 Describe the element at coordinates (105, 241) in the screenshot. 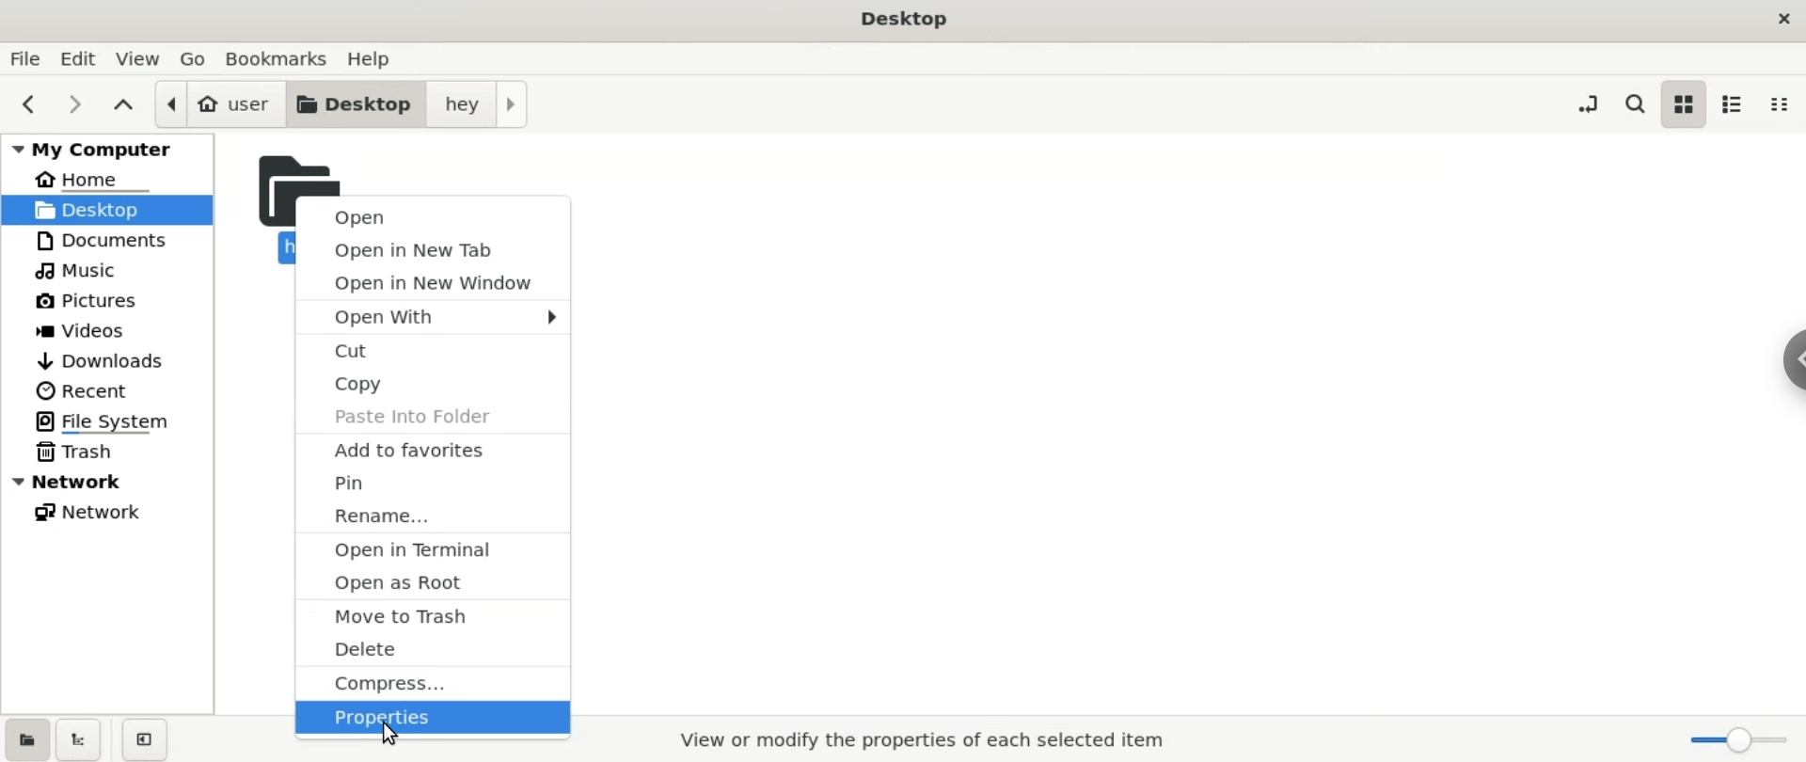

I see `documents` at that location.